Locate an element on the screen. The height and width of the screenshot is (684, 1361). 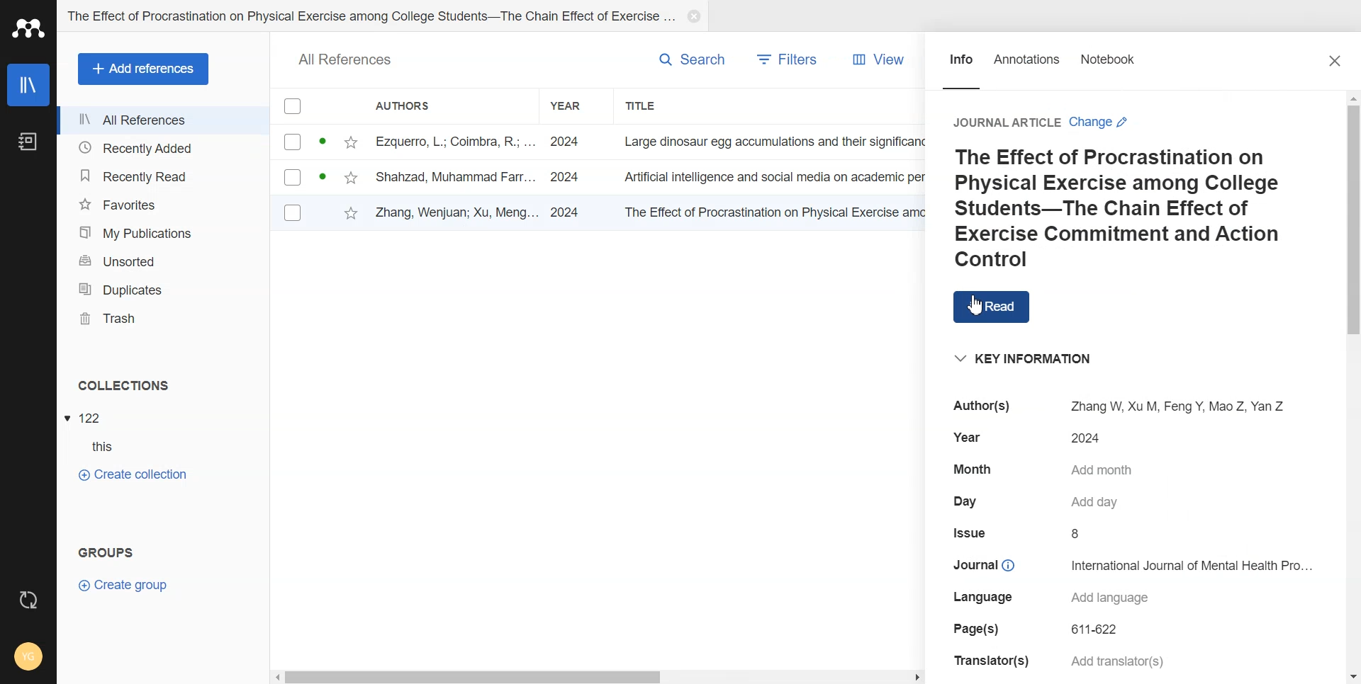
Favorite is located at coordinates (352, 140).